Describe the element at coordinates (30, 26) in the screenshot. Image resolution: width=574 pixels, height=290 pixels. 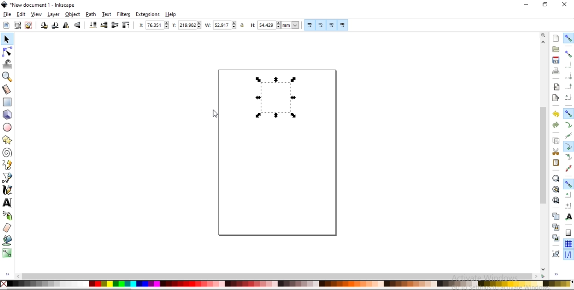
I see `deselect any selected objects` at that location.